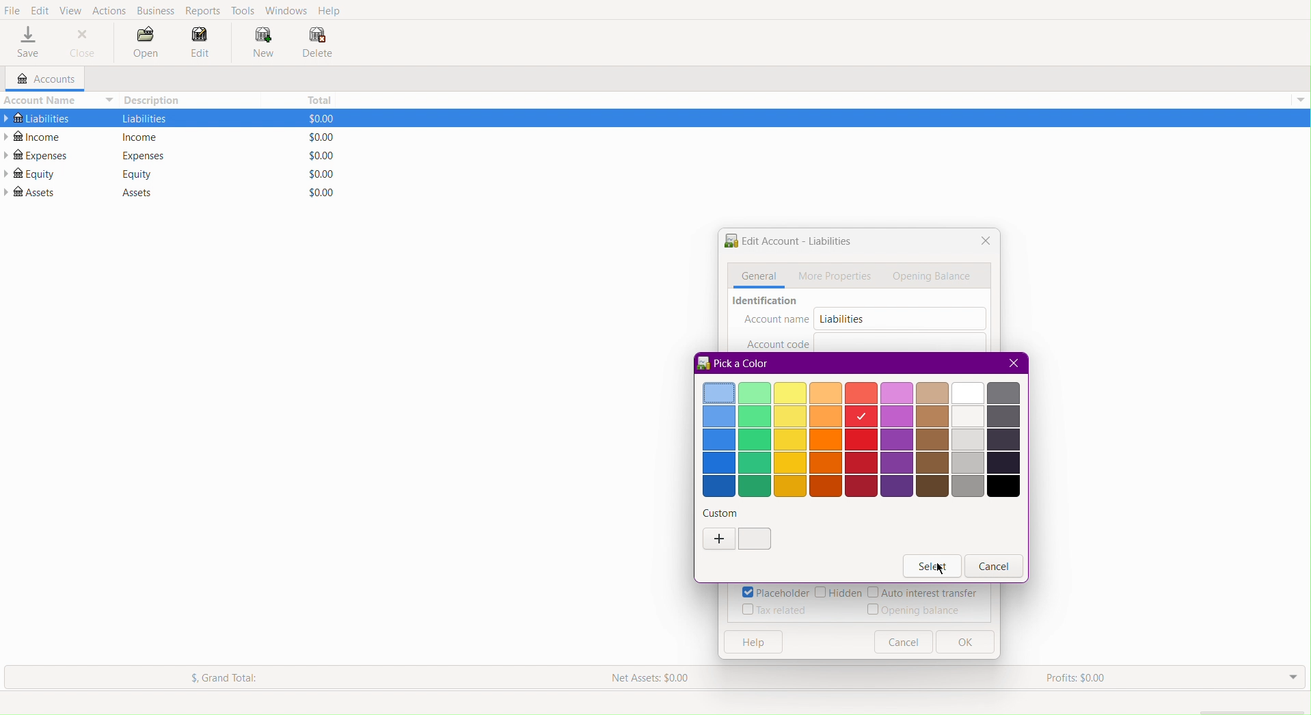 This screenshot has height=715, width=1311. What do you see at coordinates (718, 538) in the screenshot?
I see `Add` at bounding box center [718, 538].